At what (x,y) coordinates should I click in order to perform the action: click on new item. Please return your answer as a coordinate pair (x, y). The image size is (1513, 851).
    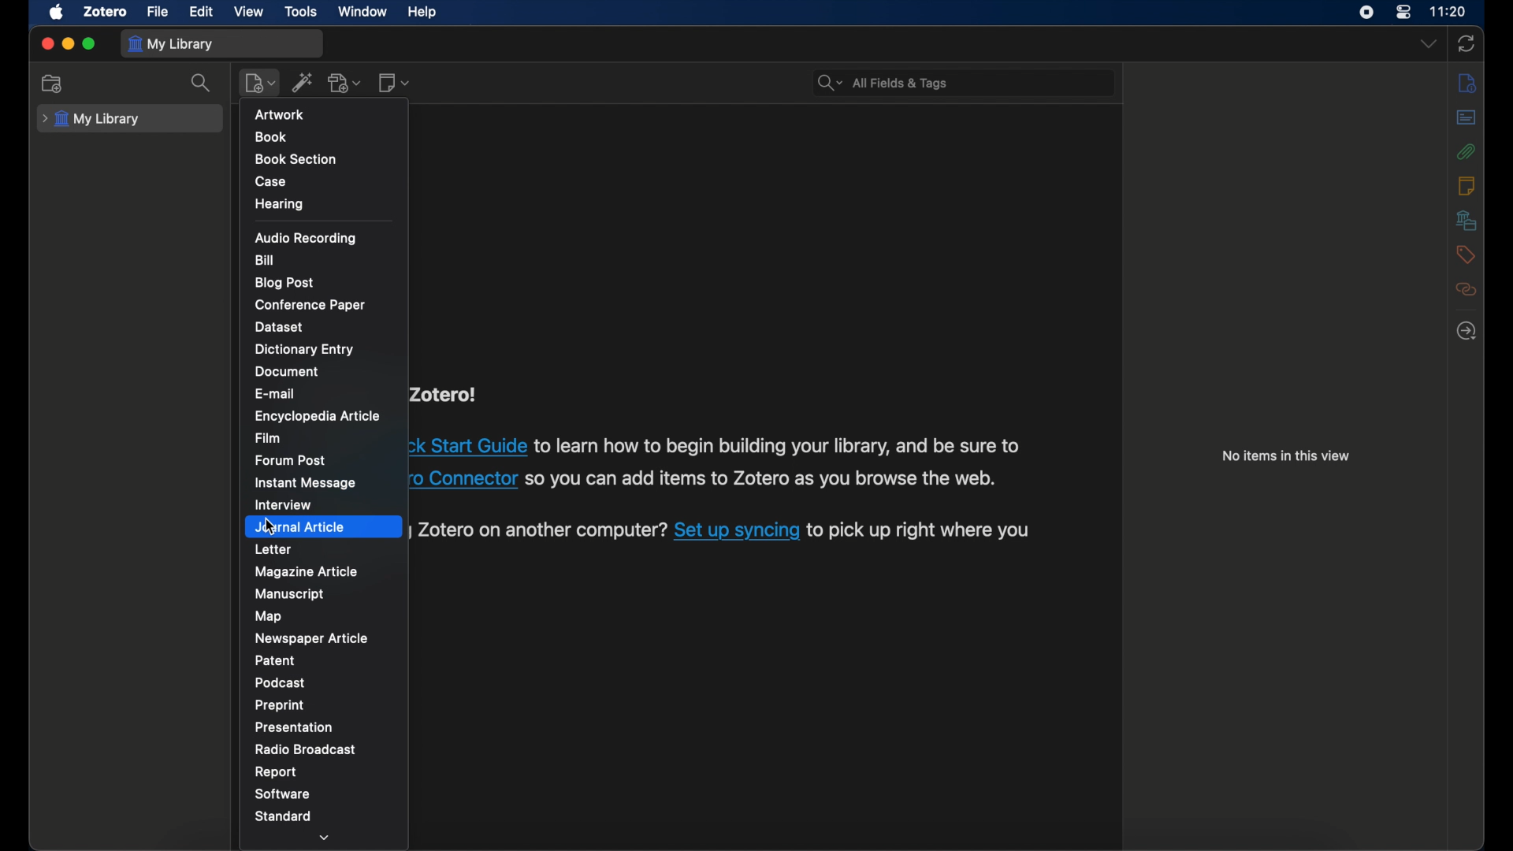
    Looking at the image, I should click on (259, 83).